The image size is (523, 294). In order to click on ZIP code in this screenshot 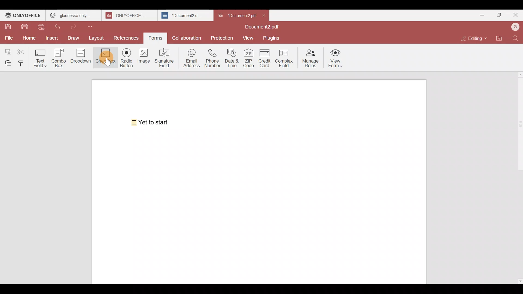, I will do `click(248, 59)`.